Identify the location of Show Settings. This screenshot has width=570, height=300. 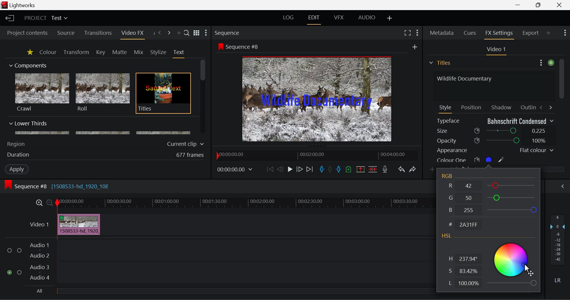
(418, 33).